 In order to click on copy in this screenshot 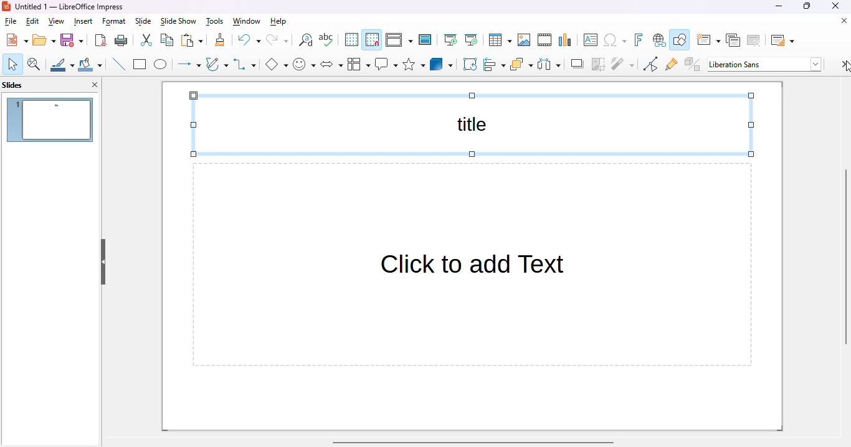, I will do `click(167, 40)`.